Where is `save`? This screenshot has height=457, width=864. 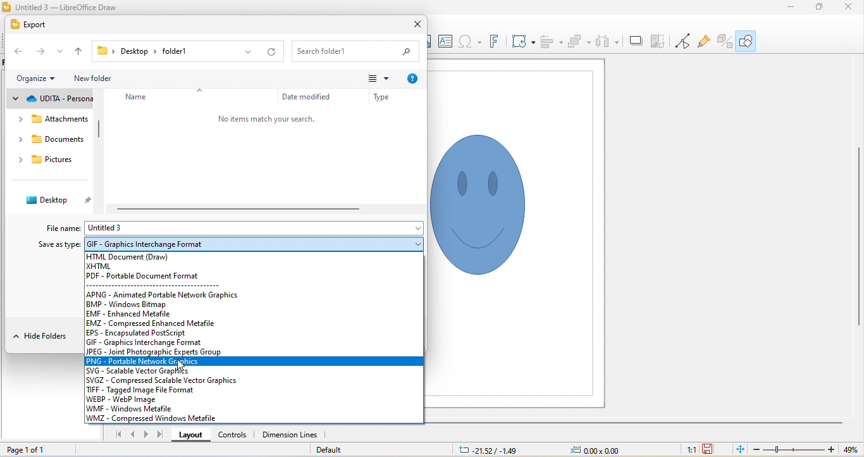 save is located at coordinates (709, 449).